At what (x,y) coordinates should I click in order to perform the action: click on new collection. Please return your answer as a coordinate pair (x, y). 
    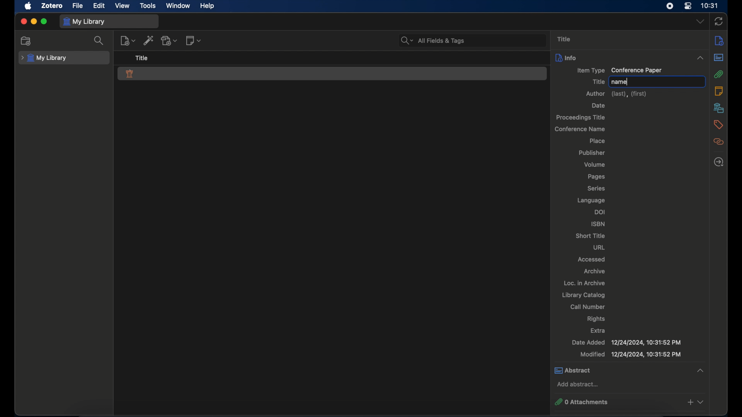
    Looking at the image, I should click on (26, 41).